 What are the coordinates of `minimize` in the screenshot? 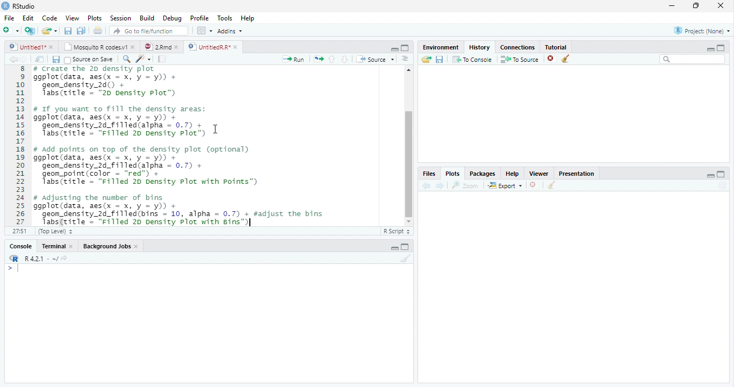 It's located at (671, 6).